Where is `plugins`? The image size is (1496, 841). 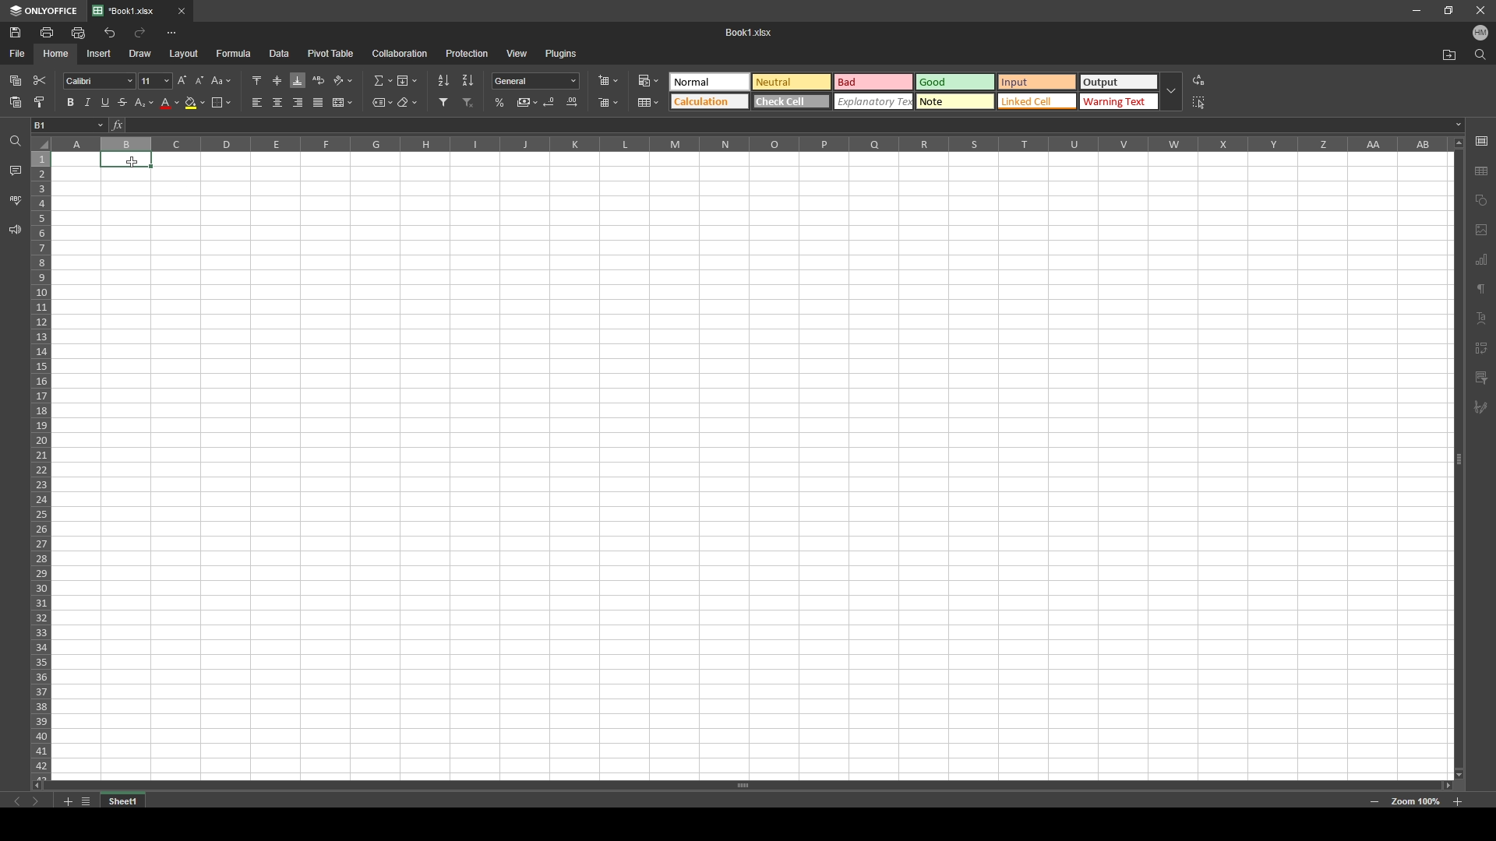 plugins is located at coordinates (560, 53).